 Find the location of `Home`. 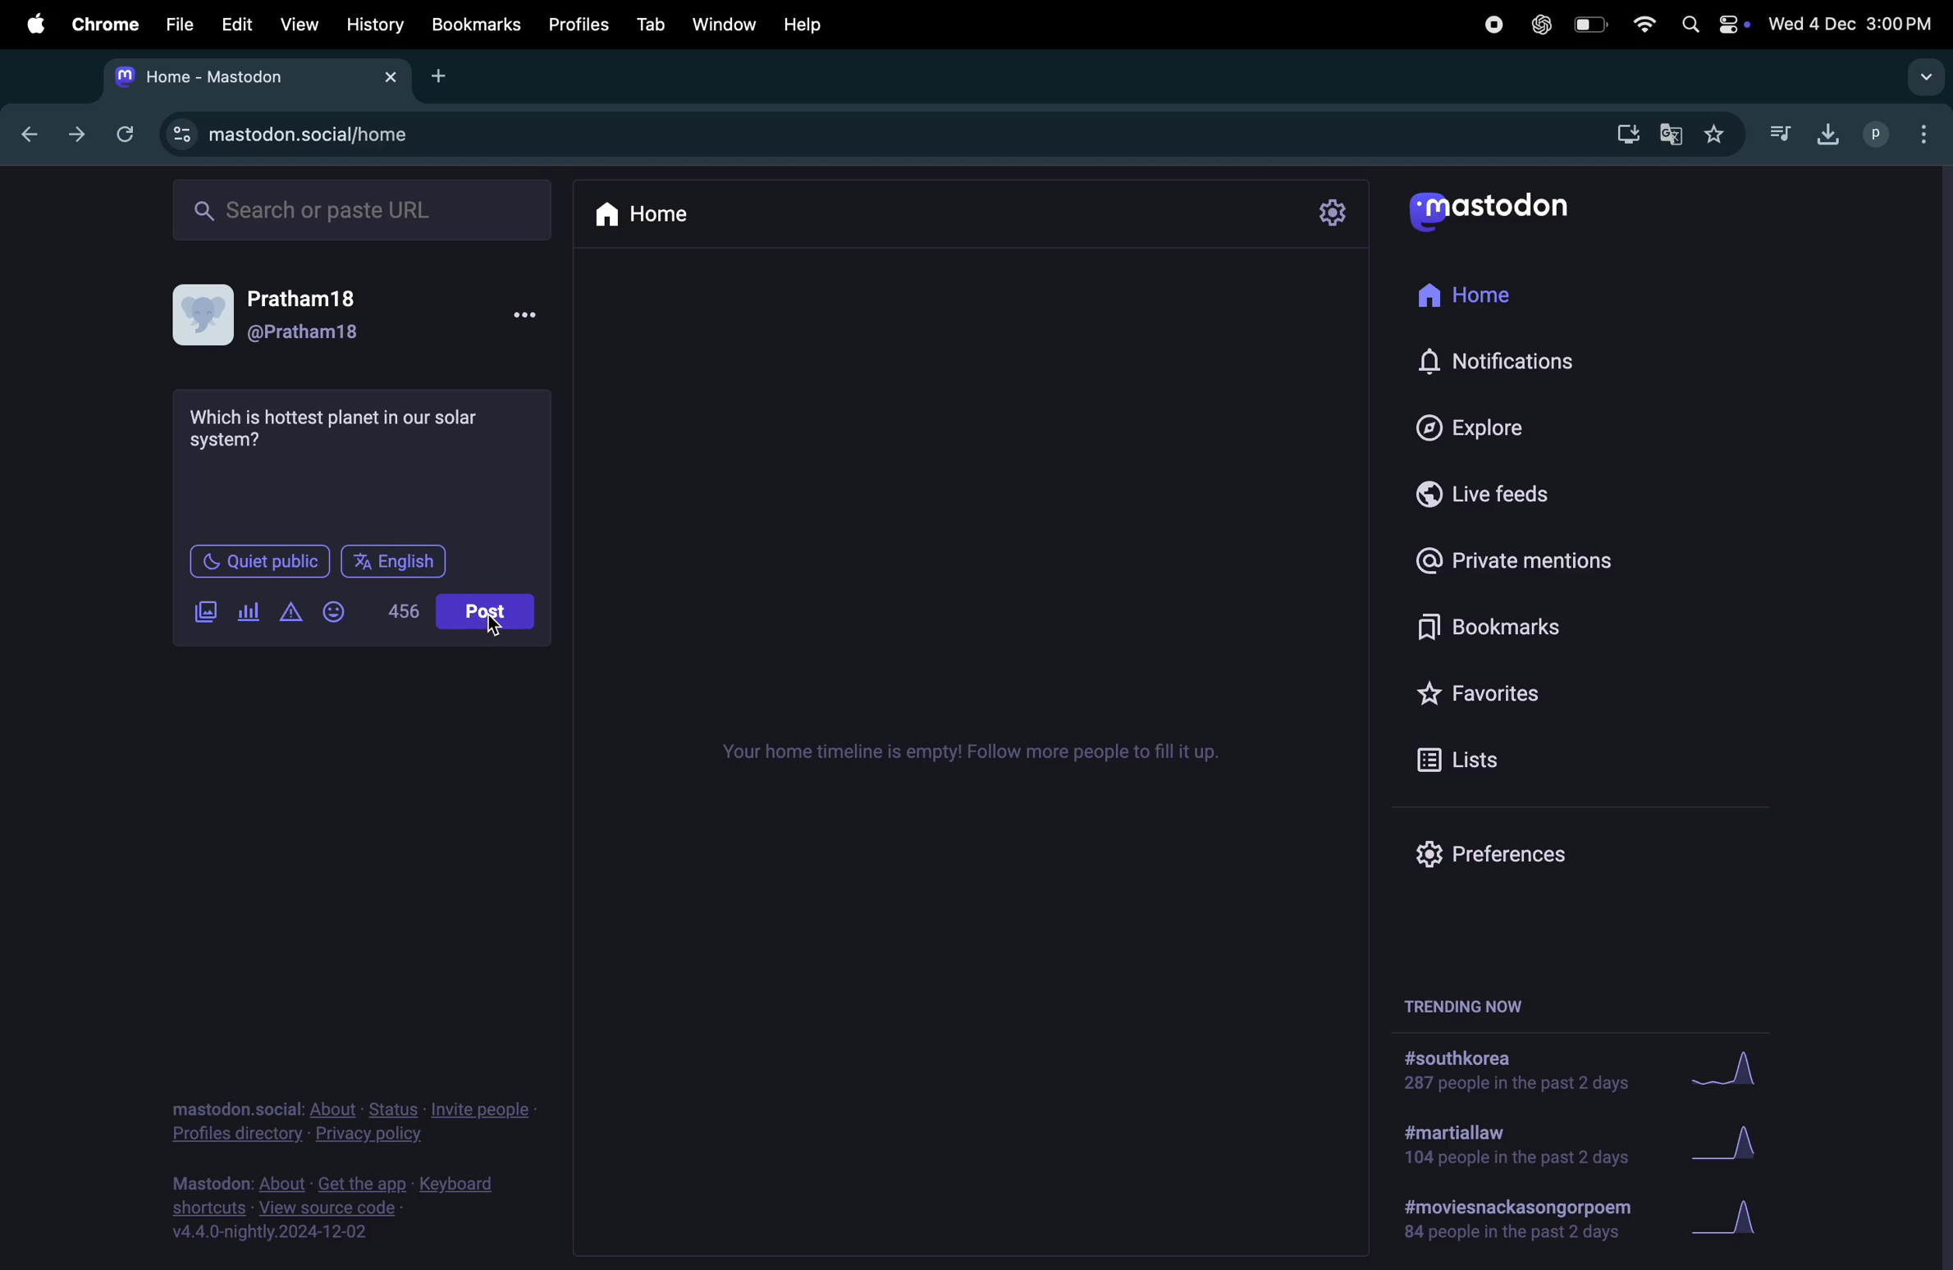

Home is located at coordinates (1486, 297).